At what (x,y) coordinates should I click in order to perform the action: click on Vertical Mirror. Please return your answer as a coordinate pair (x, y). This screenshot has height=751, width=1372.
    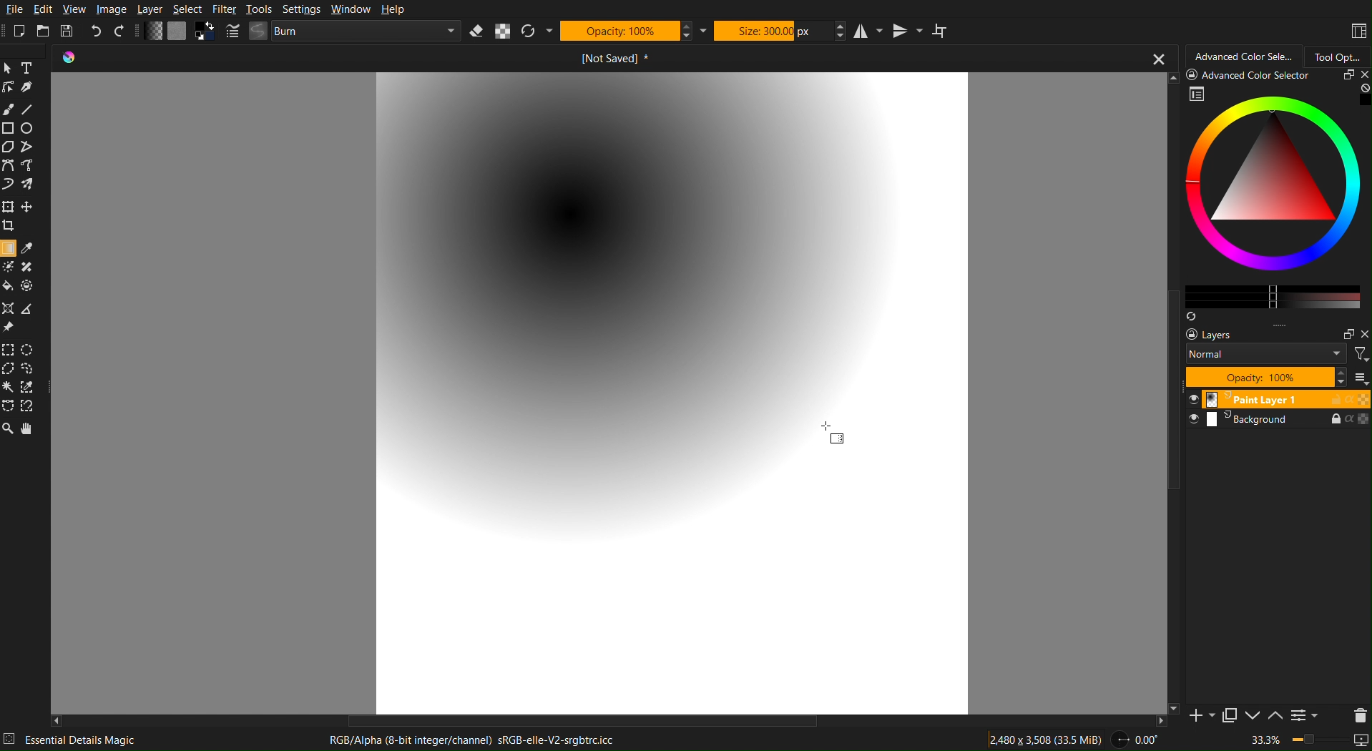
    Looking at the image, I should click on (906, 29).